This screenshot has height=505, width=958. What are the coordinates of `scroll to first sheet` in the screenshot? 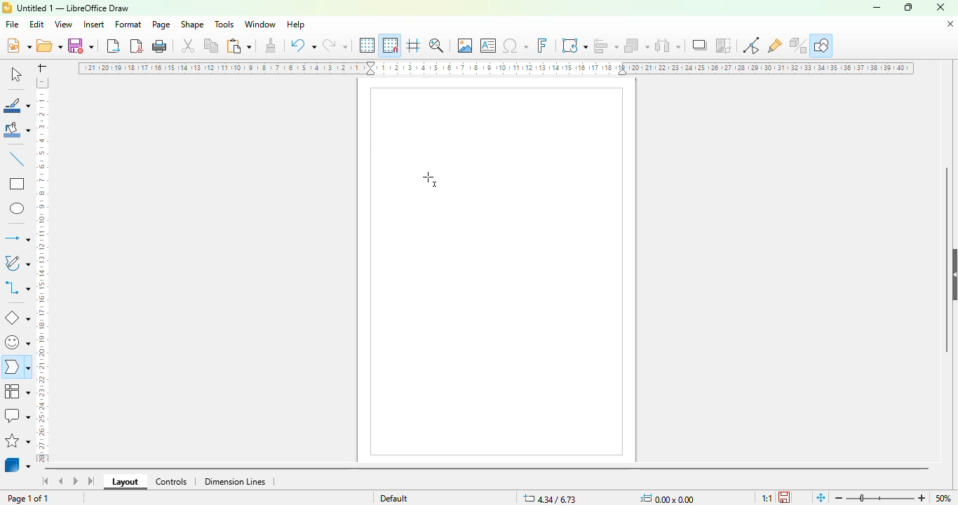 It's located at (46, 481).